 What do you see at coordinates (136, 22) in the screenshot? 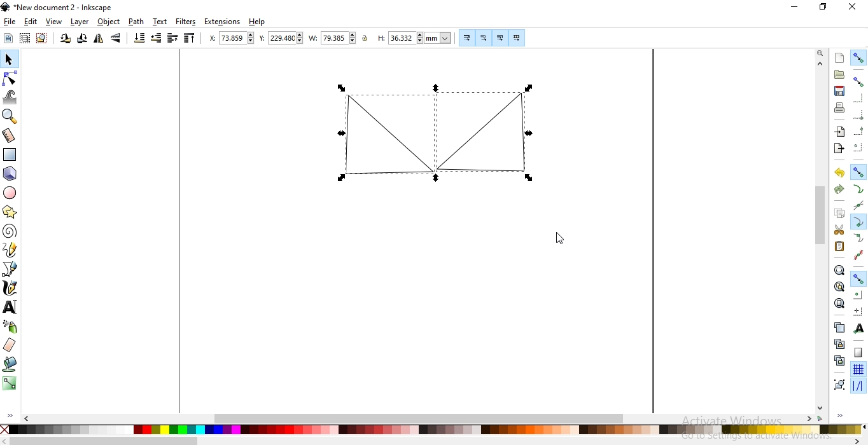
I see `path` at bounding box center [136, 22].